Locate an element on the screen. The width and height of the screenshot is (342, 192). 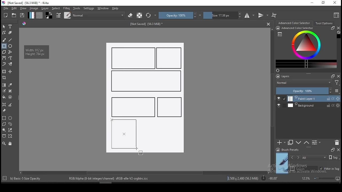
colors is located at coordinates (49, 15).